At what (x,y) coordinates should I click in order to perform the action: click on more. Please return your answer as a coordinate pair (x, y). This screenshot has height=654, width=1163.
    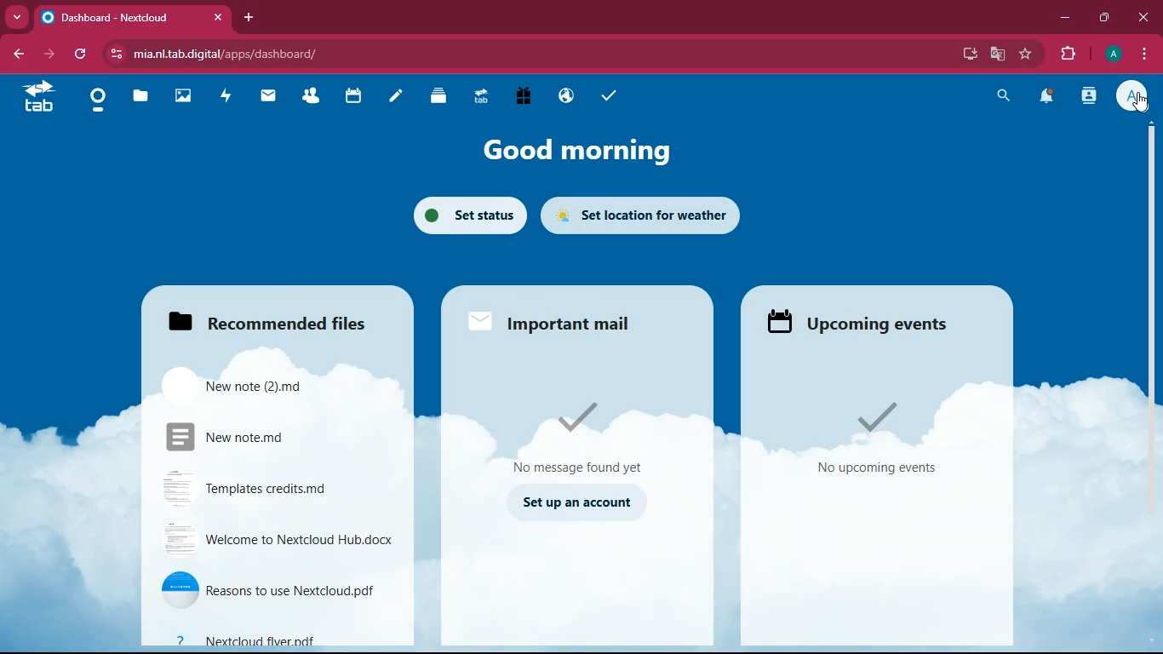
    Looking at the image, I should click on (17, 17).